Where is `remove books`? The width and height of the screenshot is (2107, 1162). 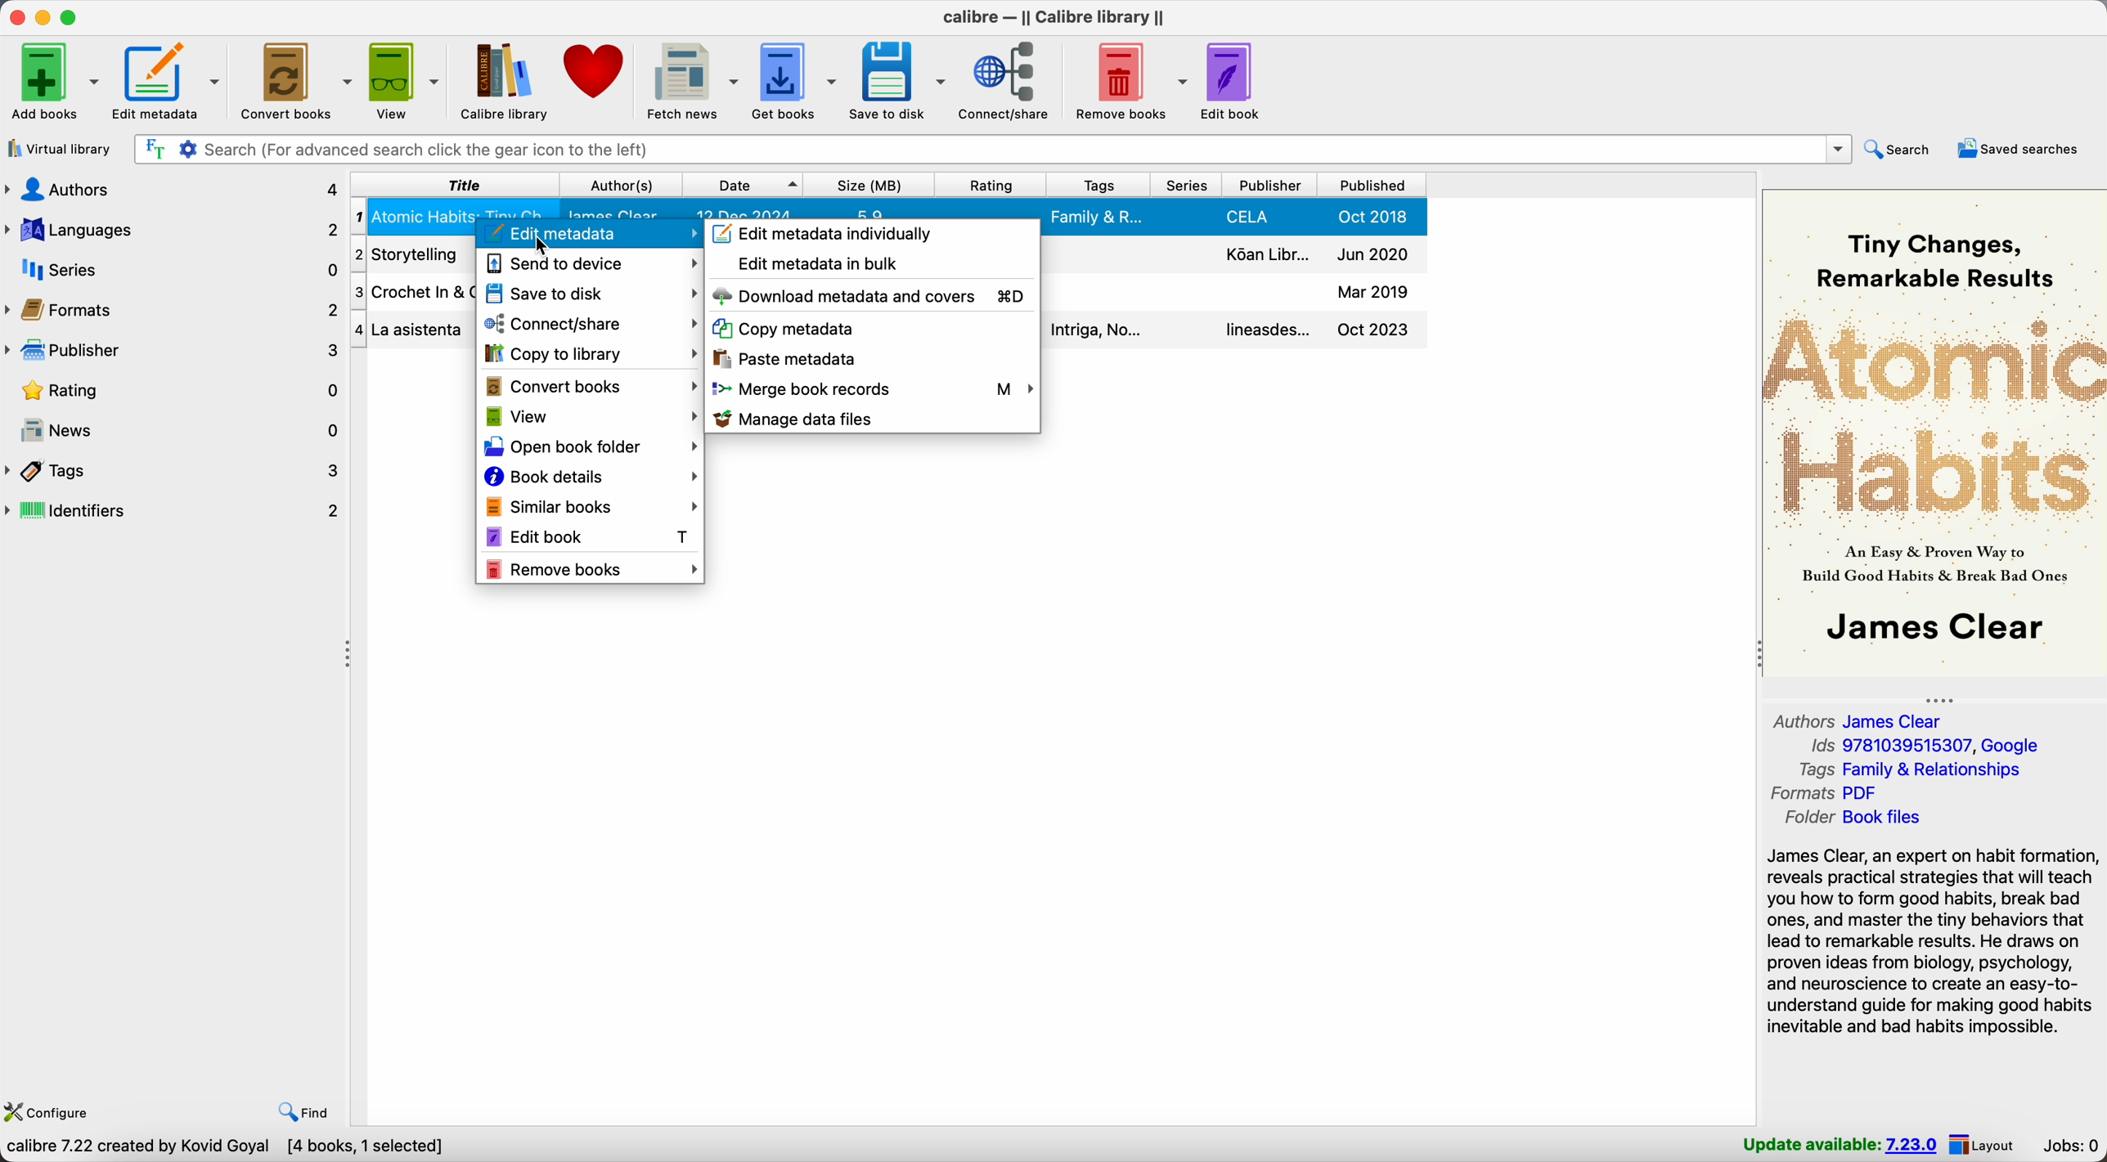 remove books is located at coordinates (592, 572).